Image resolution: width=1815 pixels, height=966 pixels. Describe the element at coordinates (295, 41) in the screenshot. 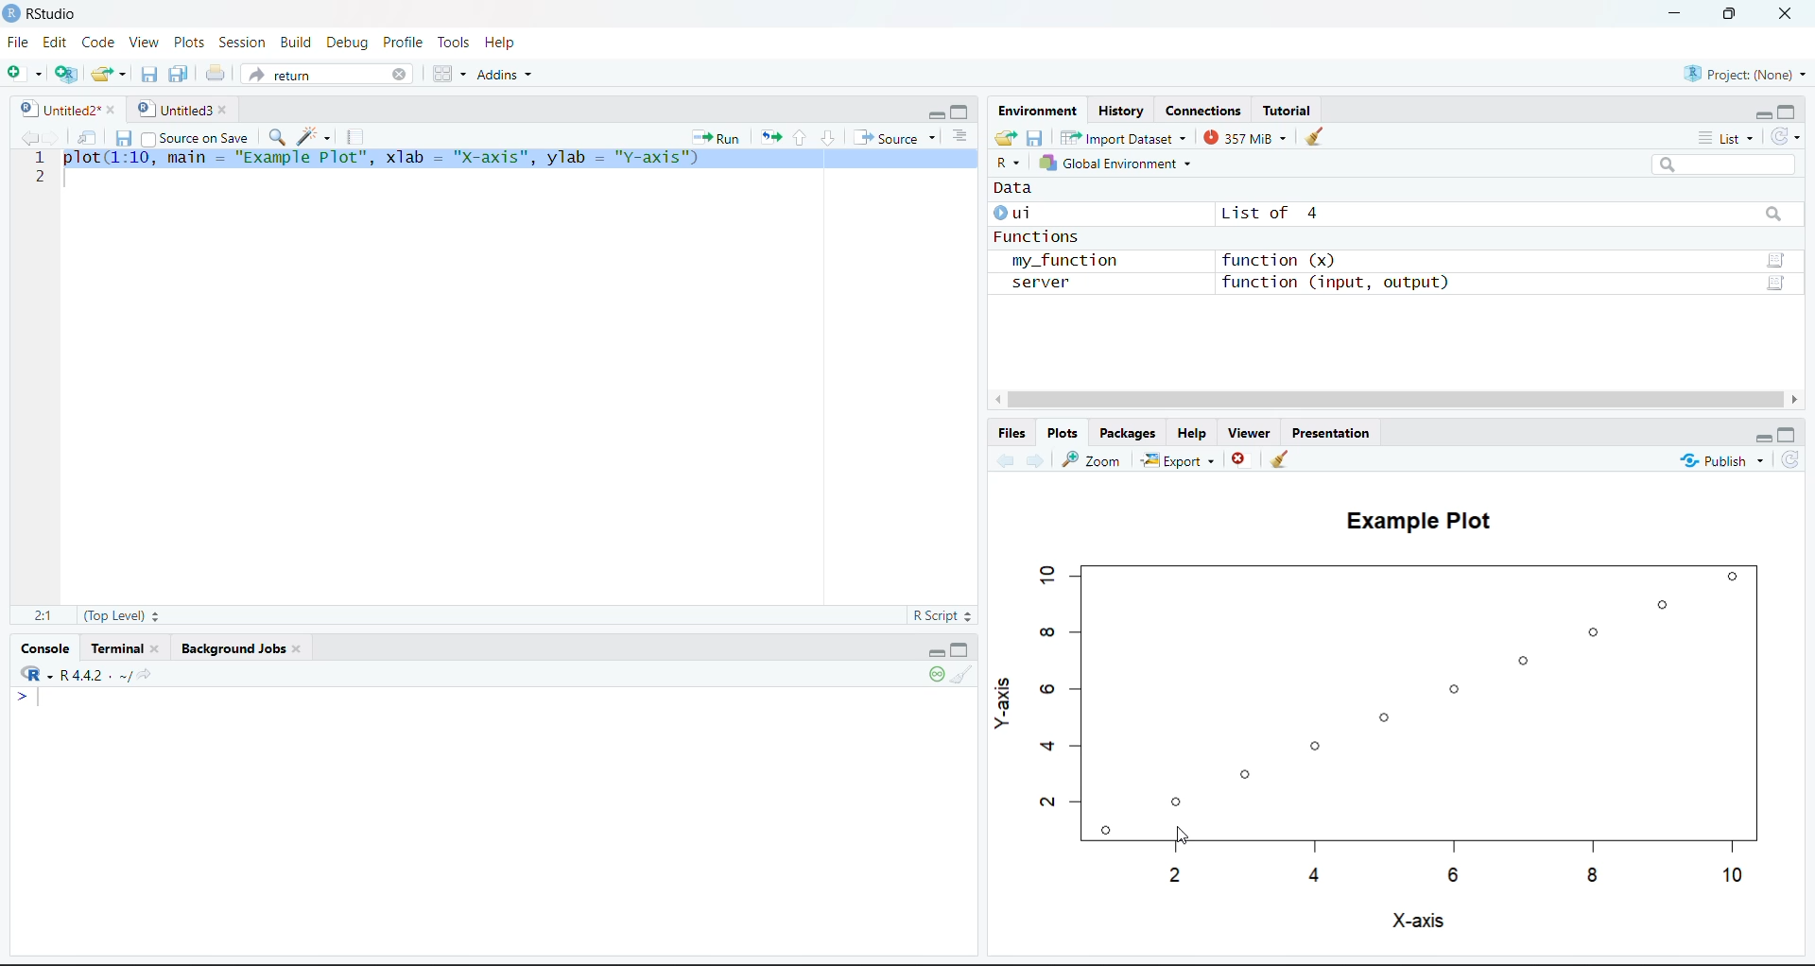

I see `Build` at that location.